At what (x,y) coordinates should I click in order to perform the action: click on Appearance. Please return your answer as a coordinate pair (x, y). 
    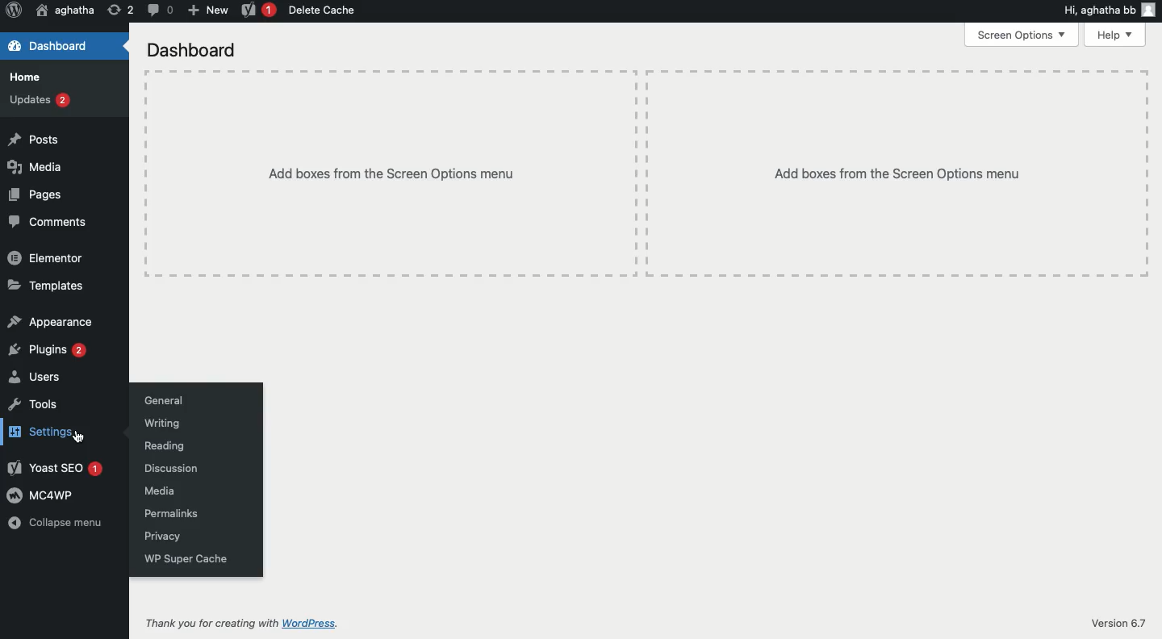
    Looking at the image, I should click on (50, 322).